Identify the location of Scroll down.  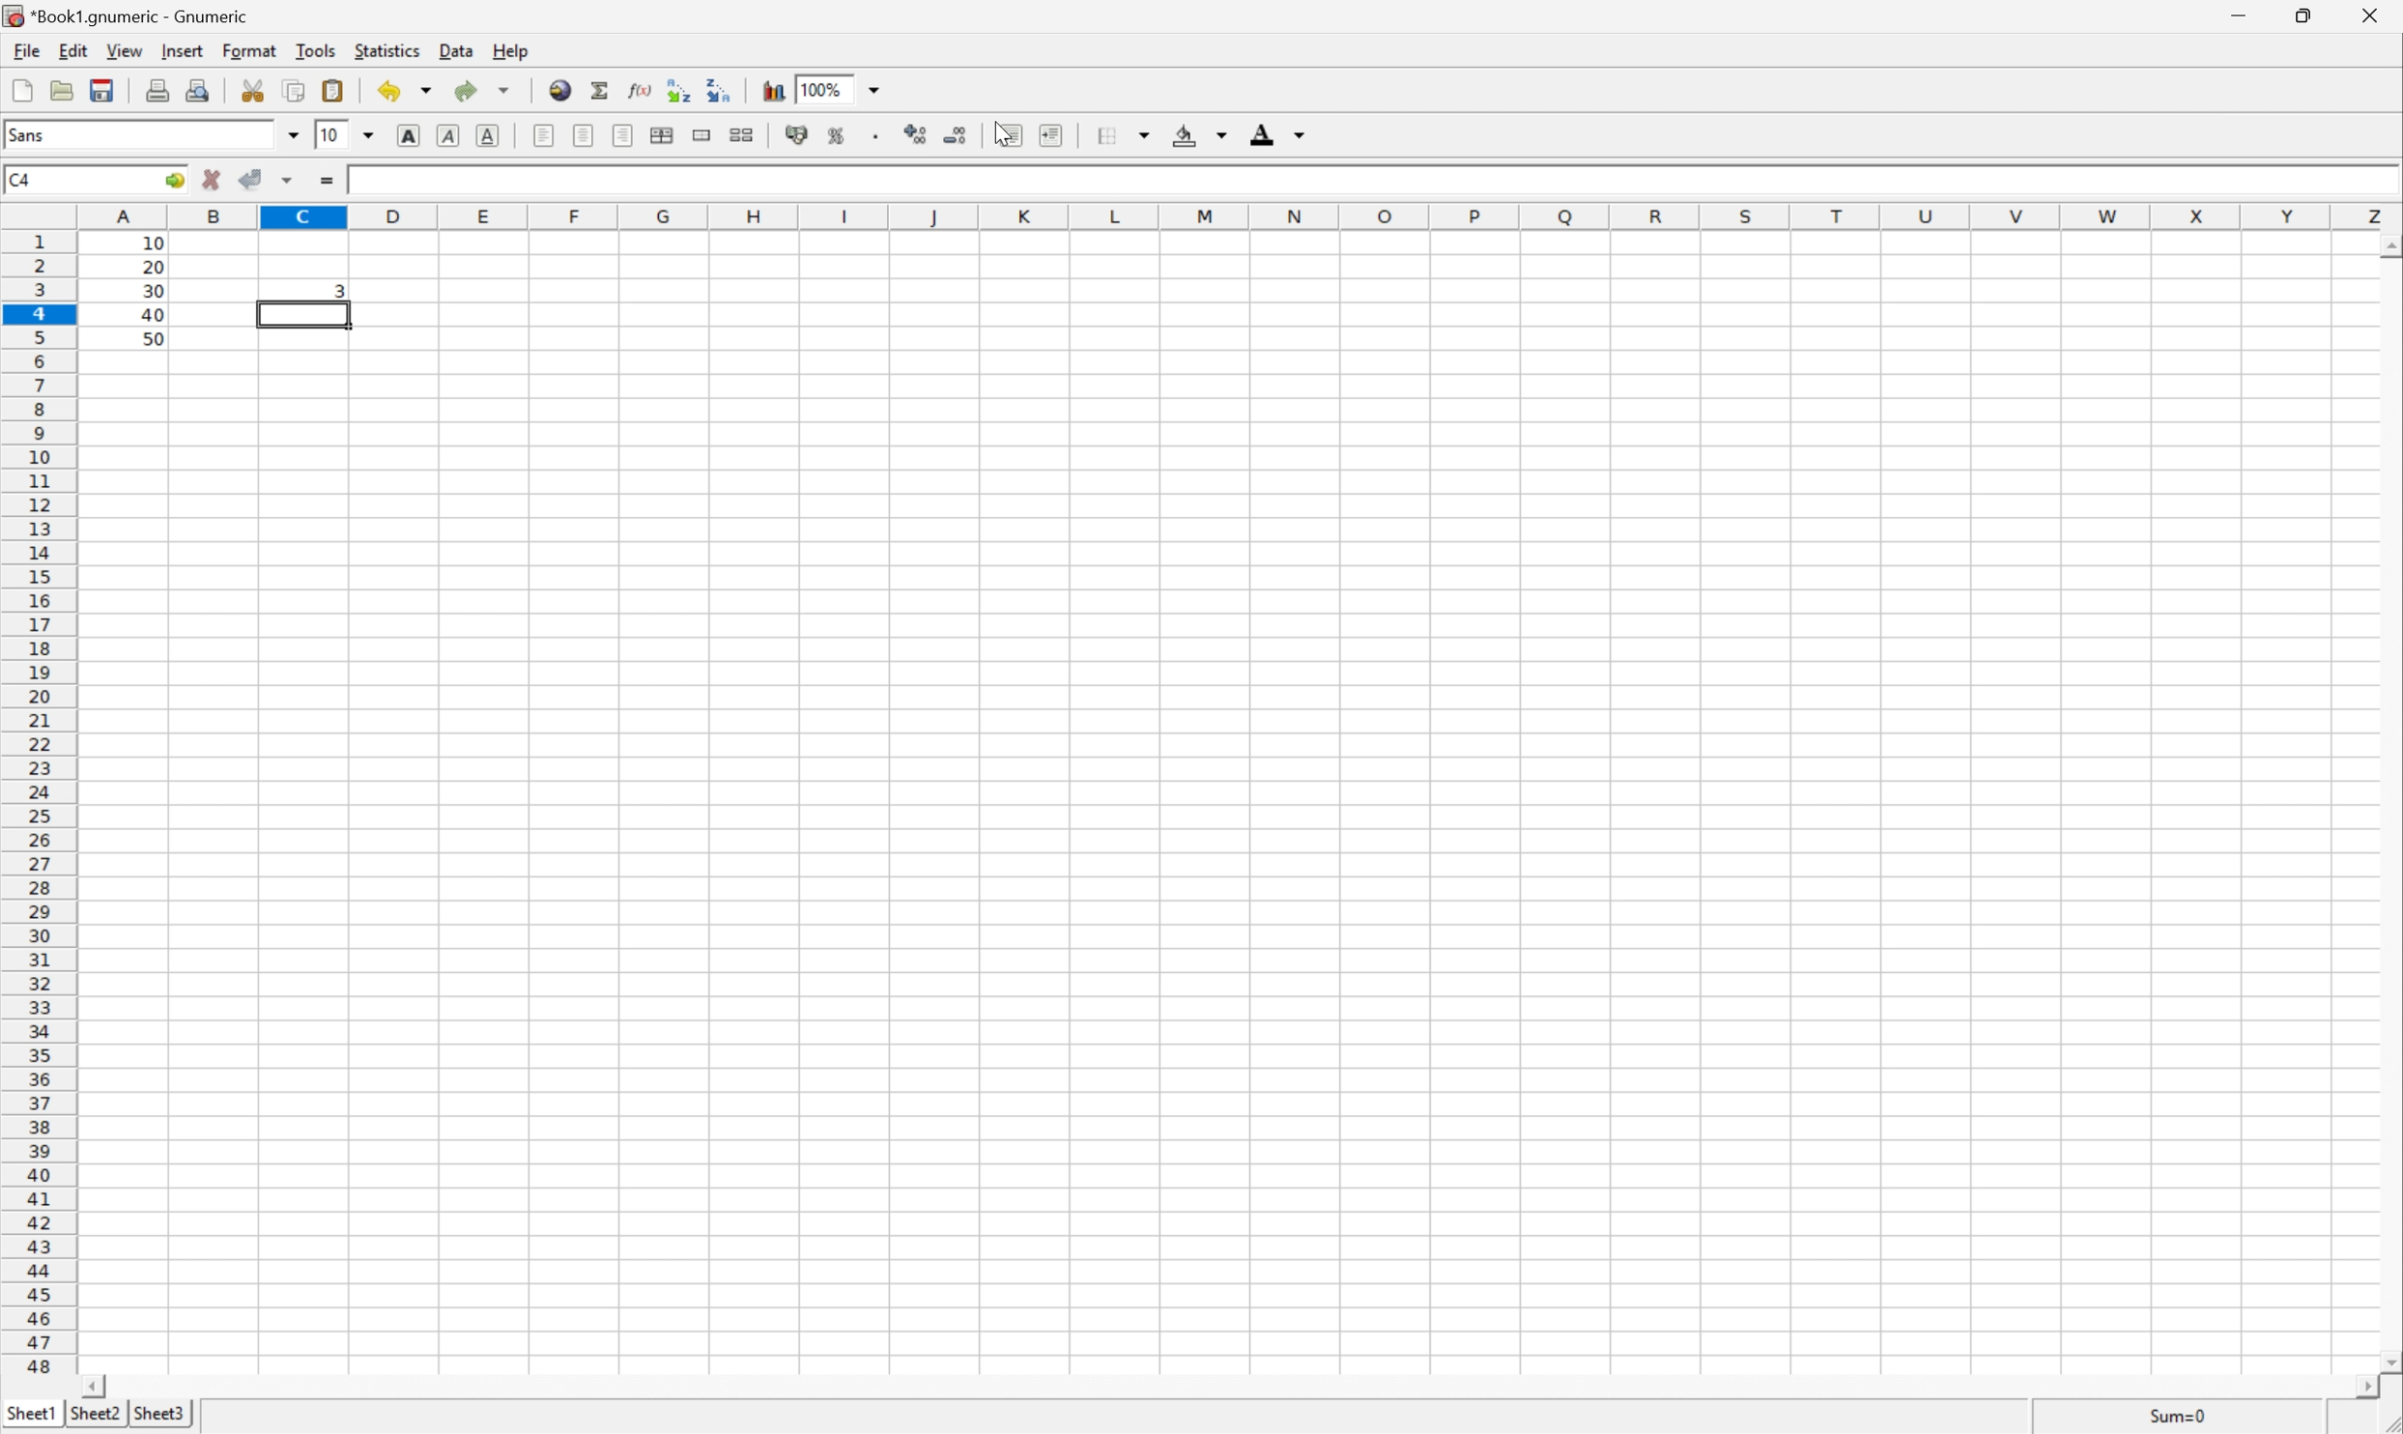
(2388, 1361).